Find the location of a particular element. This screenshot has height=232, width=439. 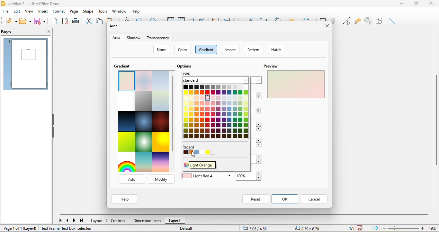

dimension line is located at coordinates (147, 220).